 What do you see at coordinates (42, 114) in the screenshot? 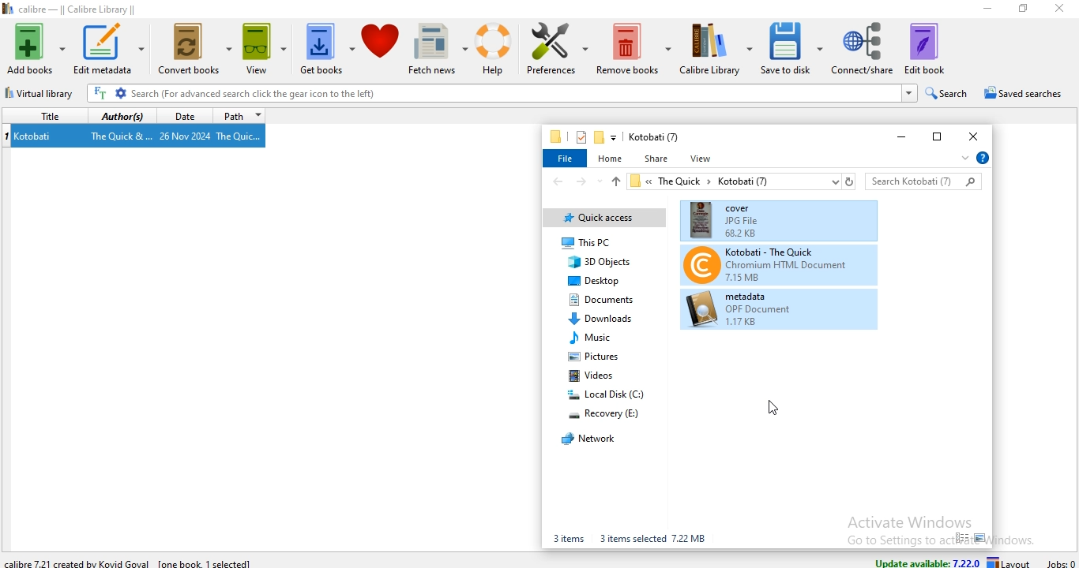
I see `title` at bounding box center [42, 114].